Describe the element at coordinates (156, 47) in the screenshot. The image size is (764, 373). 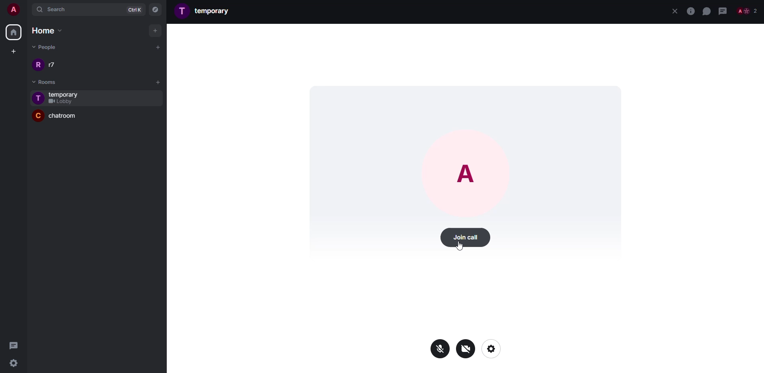
I see `add` at that location.